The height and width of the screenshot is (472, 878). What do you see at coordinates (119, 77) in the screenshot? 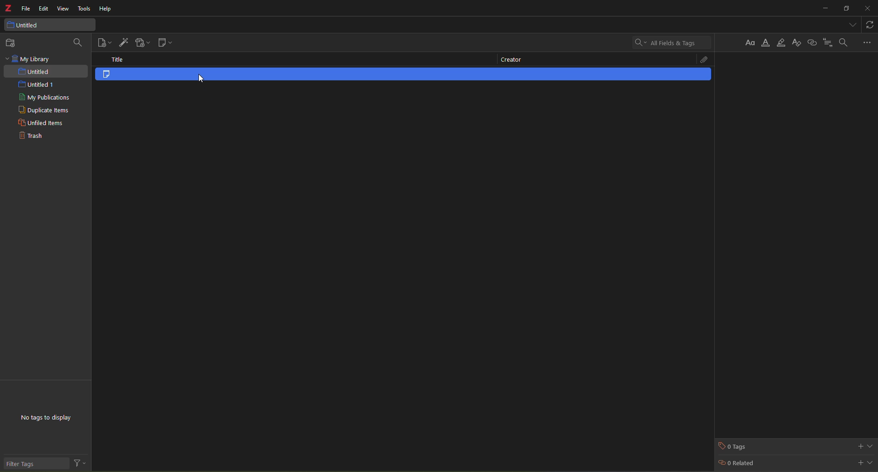
I see `item` at bounding box center [119, 77].